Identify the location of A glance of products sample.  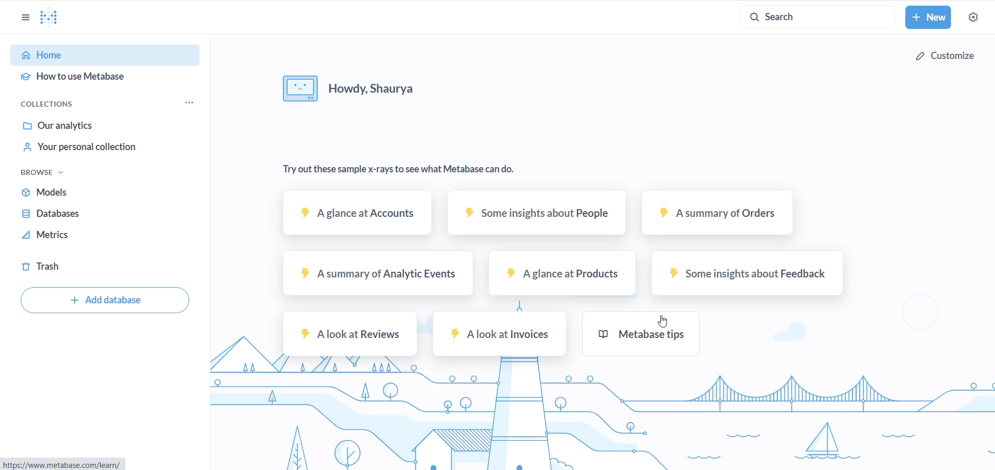
(566, 277).